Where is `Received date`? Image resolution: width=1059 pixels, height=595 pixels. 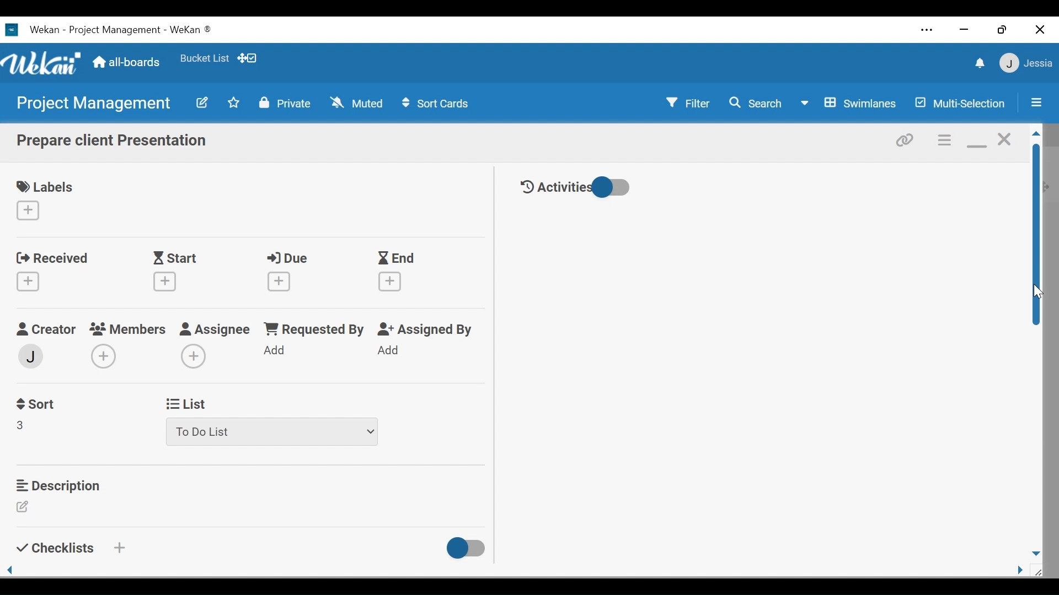
Received date is located at coordinates (54, 258).